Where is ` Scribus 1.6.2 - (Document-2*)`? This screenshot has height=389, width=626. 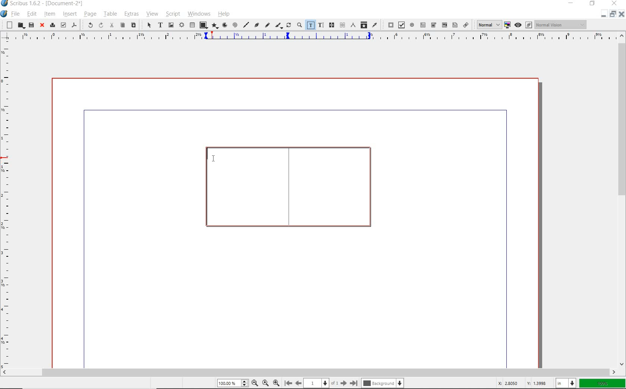  Scribus 1.6.2 - (Document-2*) is located at coordinates (44, 4).